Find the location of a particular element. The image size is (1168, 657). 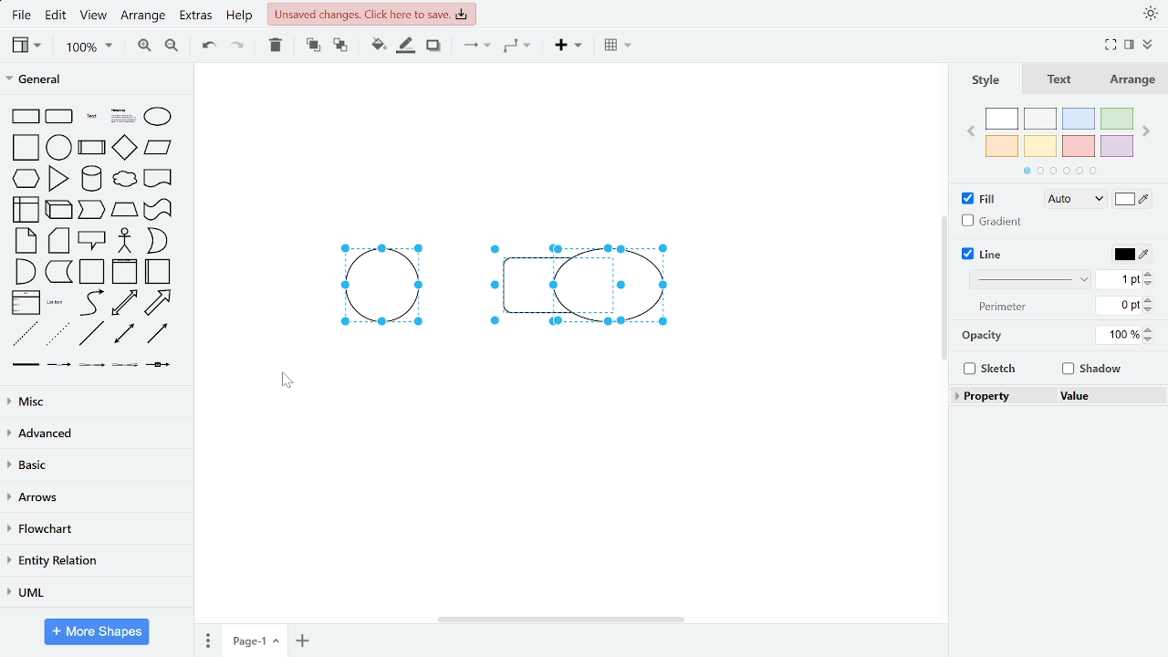

list is located at coordinates (26, 302).